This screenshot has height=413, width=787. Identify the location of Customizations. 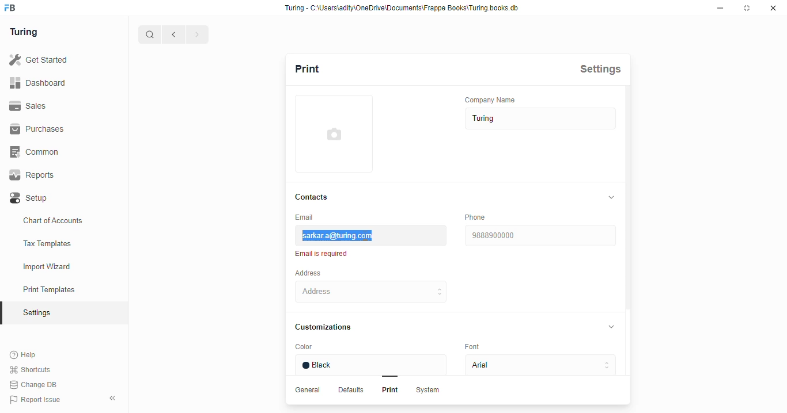
(329, 327).